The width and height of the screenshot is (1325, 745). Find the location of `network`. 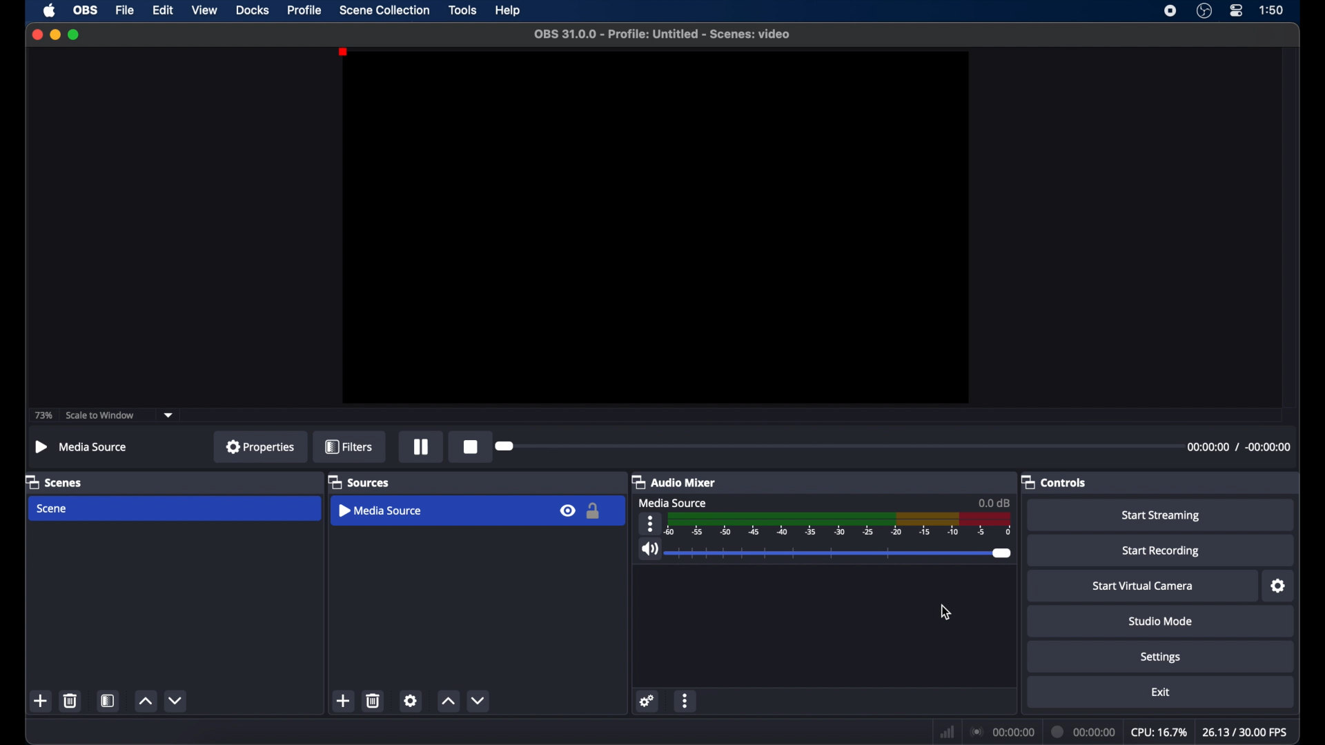

network is located at coordinates (948, 731).